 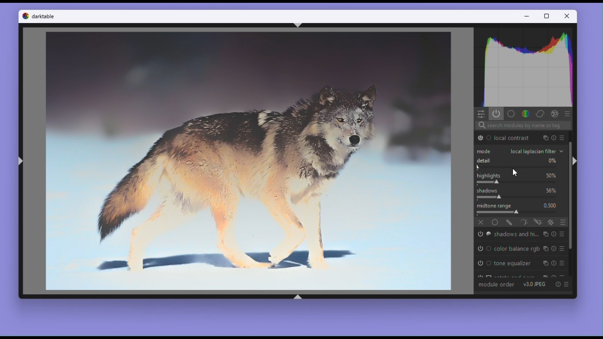 I want to click on Show active modules only, so click(x=497, y=114).